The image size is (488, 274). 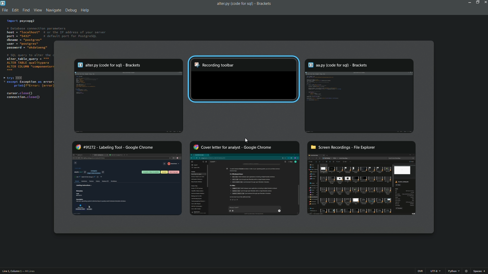 I want to click on No linter available, so click(x=466, y=271).